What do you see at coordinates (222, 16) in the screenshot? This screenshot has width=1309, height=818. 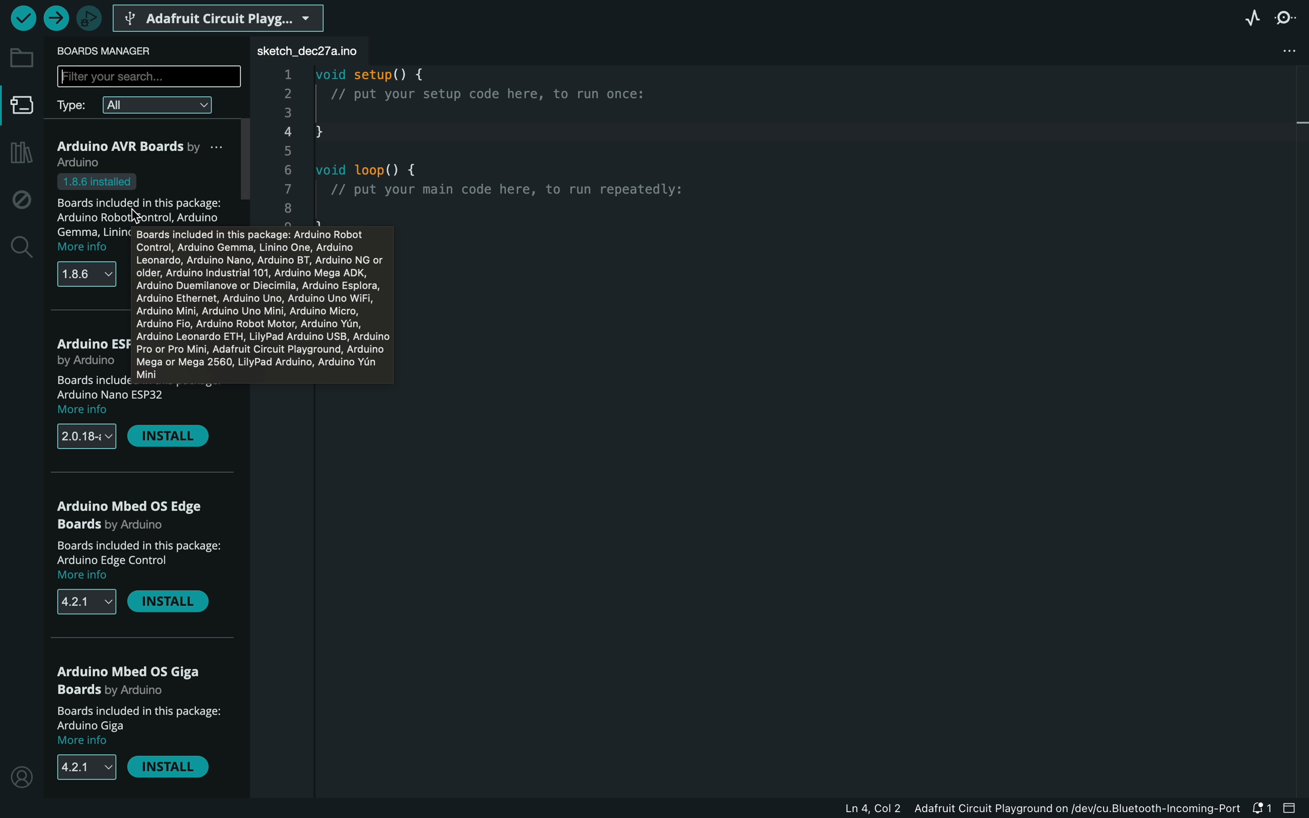 I see `board selecter` at bounding box center [222, 16].